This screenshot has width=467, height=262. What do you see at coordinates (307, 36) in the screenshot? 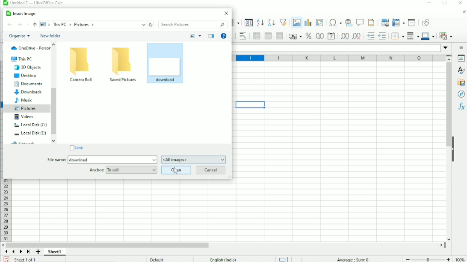
I see `Format as percent` at bounding box center [307, 36].